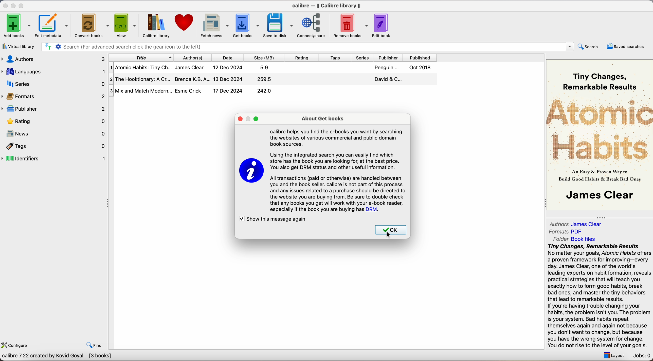 Image resolution: width=653 pixels, height=361 pixels. I want to click on news, so click(55, 134).